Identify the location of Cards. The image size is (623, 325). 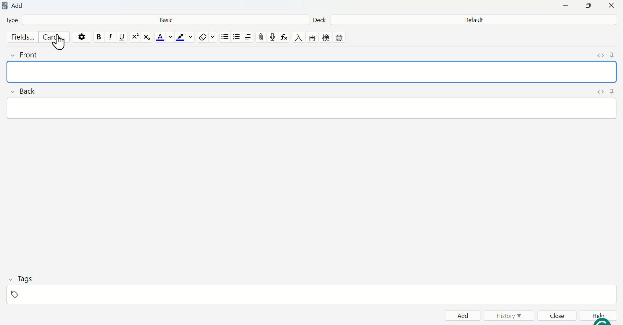
(52, 37).